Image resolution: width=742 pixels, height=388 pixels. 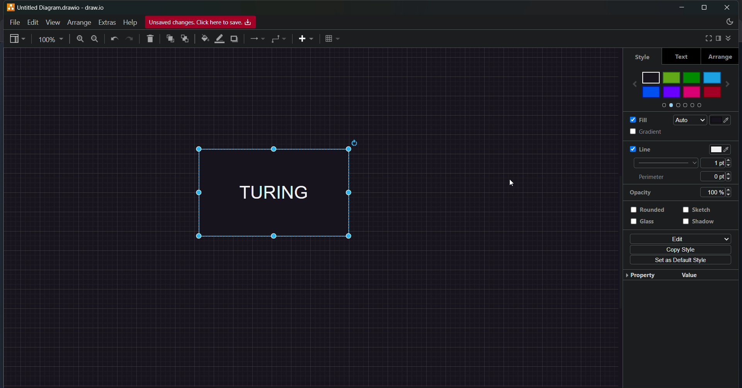 What do you see at coordinates (682, 249) in the screenshot?
I see `copy style` at bounding box center [682, 249].